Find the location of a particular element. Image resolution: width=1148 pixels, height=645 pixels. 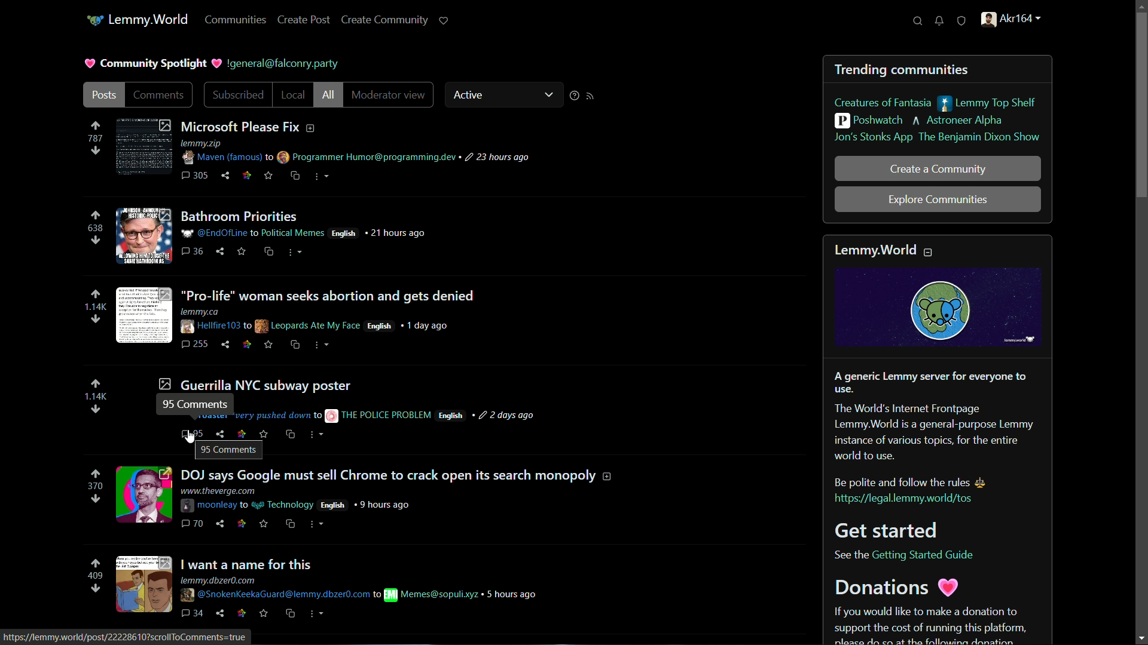

save is located at coordinates (243, 252).